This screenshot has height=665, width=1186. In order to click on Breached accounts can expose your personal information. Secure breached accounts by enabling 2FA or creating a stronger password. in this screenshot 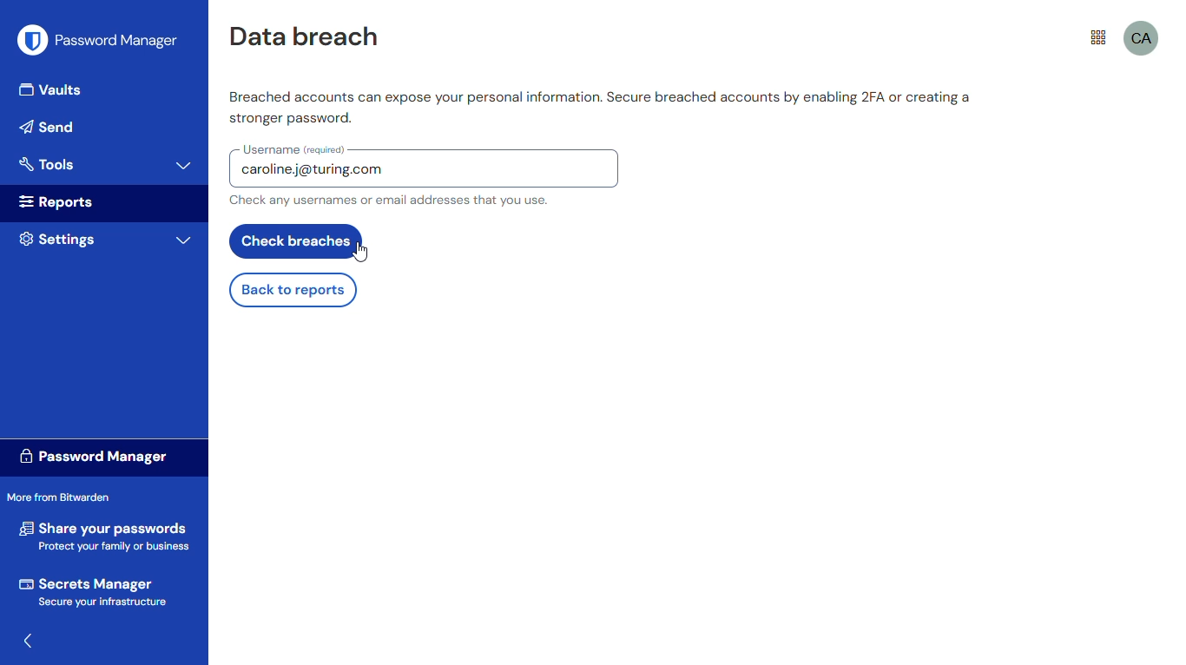, I will do `click(599, 109)`.